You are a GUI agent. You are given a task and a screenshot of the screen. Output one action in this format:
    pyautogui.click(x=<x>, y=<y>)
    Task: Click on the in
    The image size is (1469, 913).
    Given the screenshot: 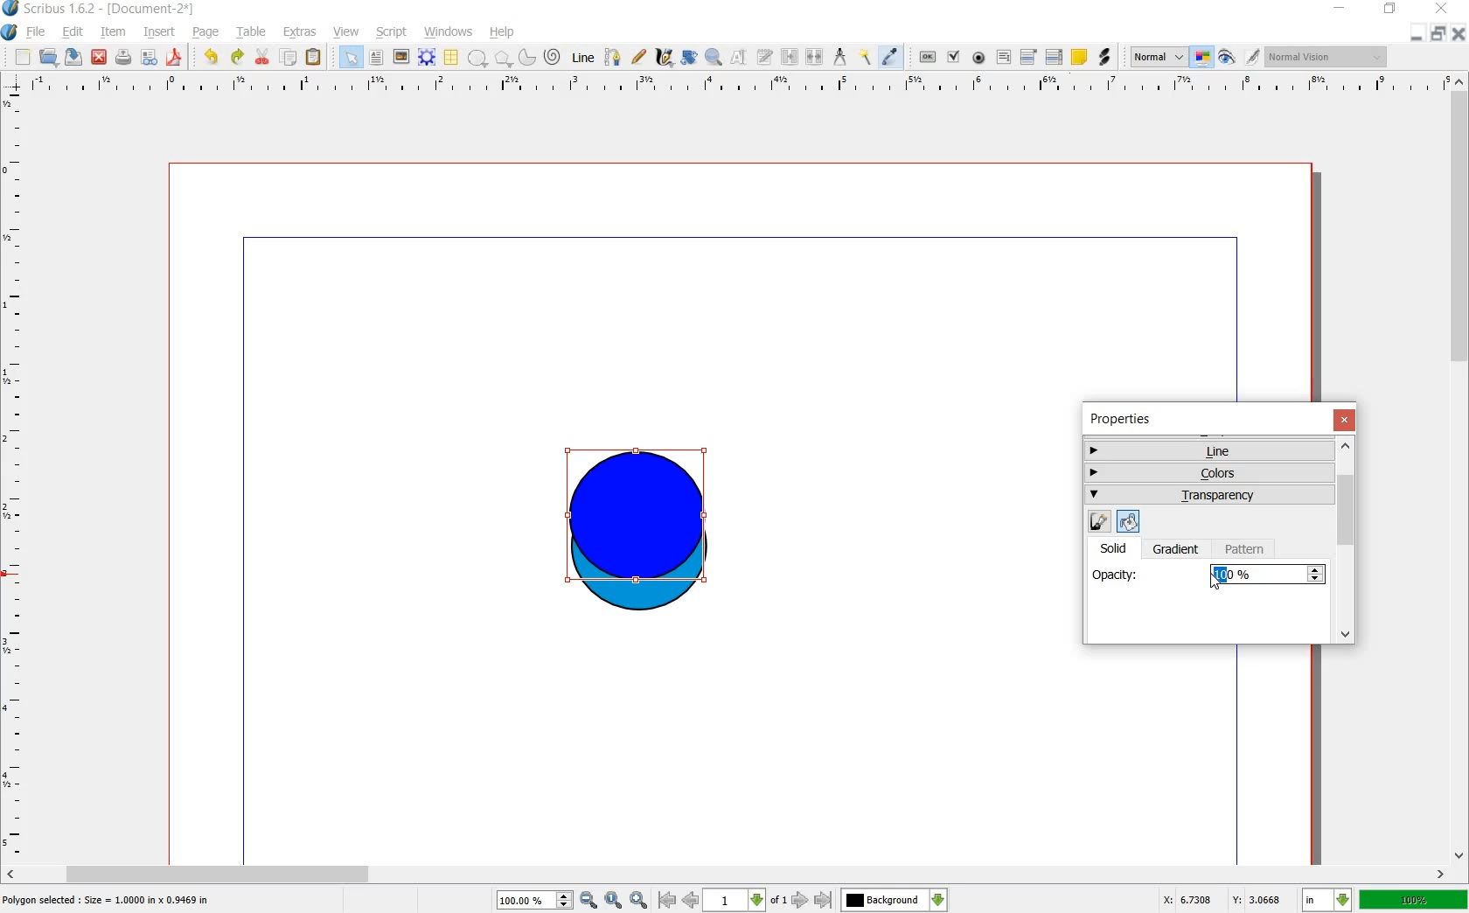 What is the action you would take?
    pyautogui.click(x=1326, y=900)
    